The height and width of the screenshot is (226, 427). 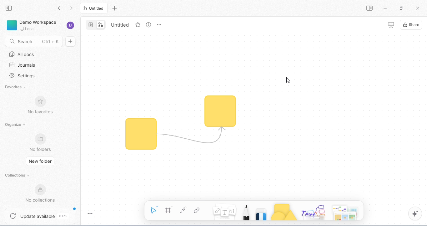 What do you see at coordinates (149, 25) in the screenshot?
I see `view info` at bounding box center [149, 25].